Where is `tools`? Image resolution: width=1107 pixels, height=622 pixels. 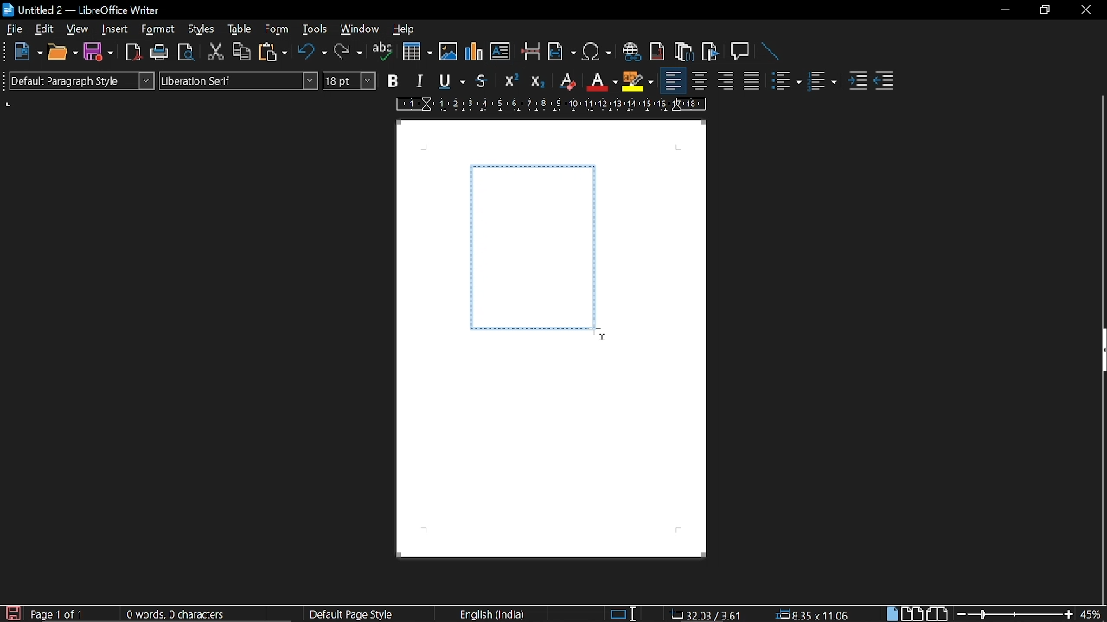 tools is located at coordinates (313, 30).